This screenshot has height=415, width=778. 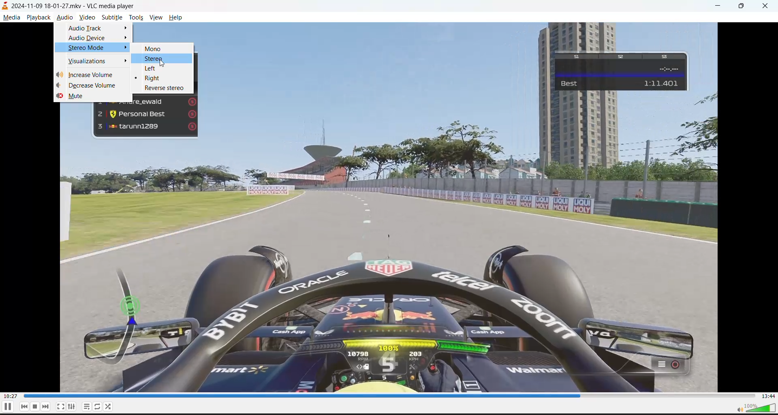 What do you see at coordinates (768, 396) in the screenshot?
I see `13:44` at bounding box center [768, 396].